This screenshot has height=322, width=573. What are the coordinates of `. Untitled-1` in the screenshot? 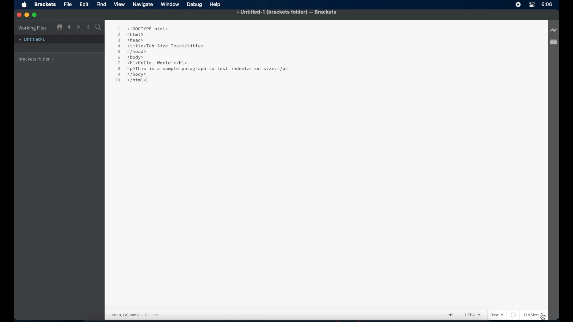 It's located at (32, 39).